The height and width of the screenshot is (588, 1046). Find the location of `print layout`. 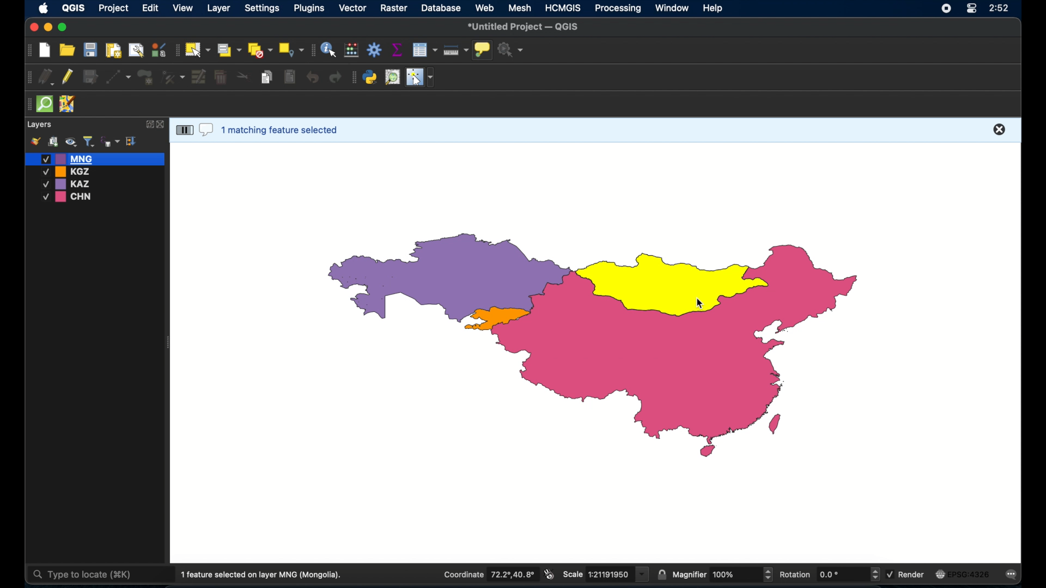

print layout is located at coordinates (113, 50).